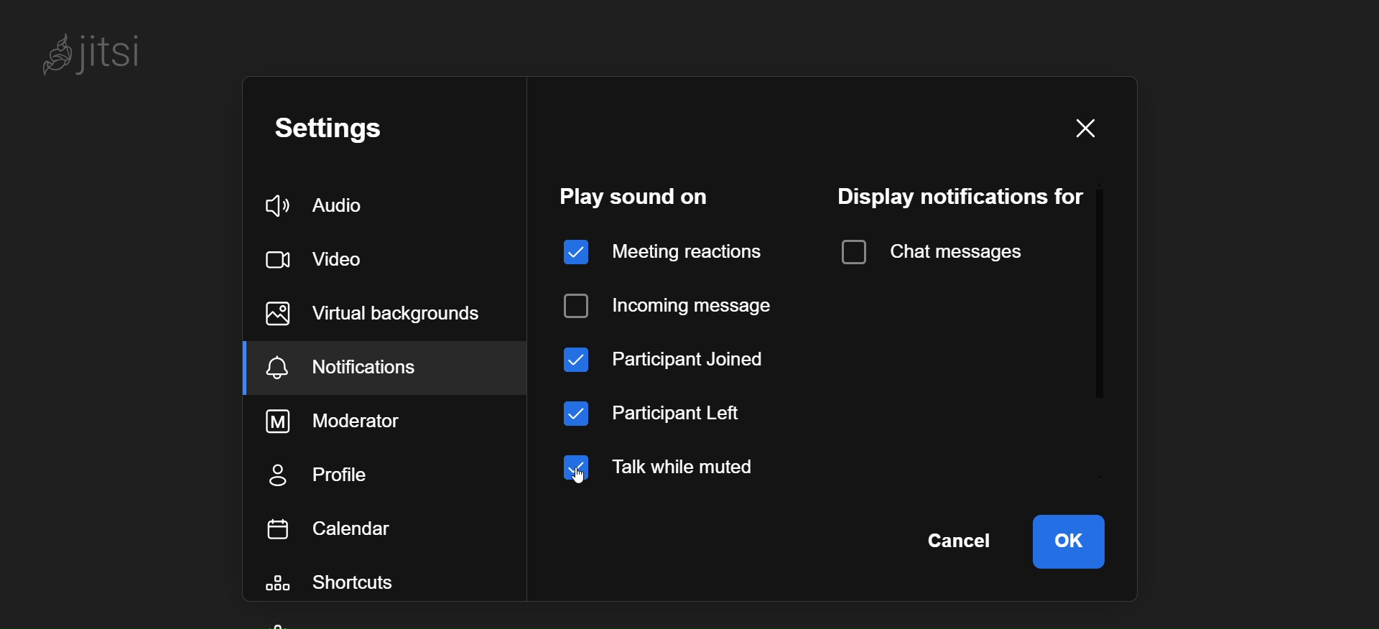 The width and height of the screenshot is (1379, 629). I want to click on video, so click(324, 258).